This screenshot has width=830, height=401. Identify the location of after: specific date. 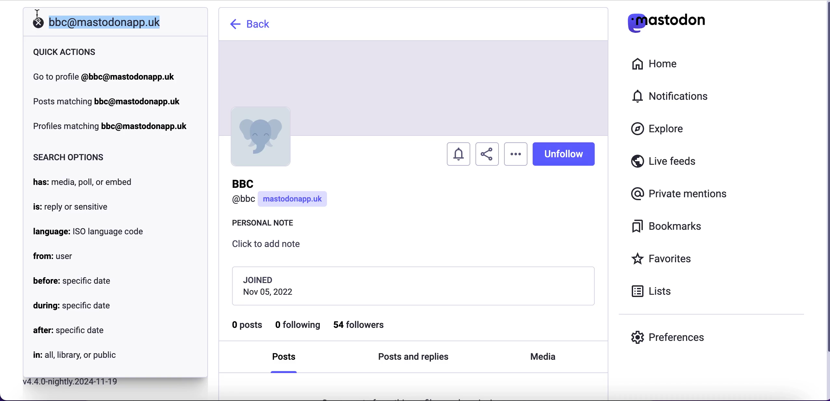
(69, 332).